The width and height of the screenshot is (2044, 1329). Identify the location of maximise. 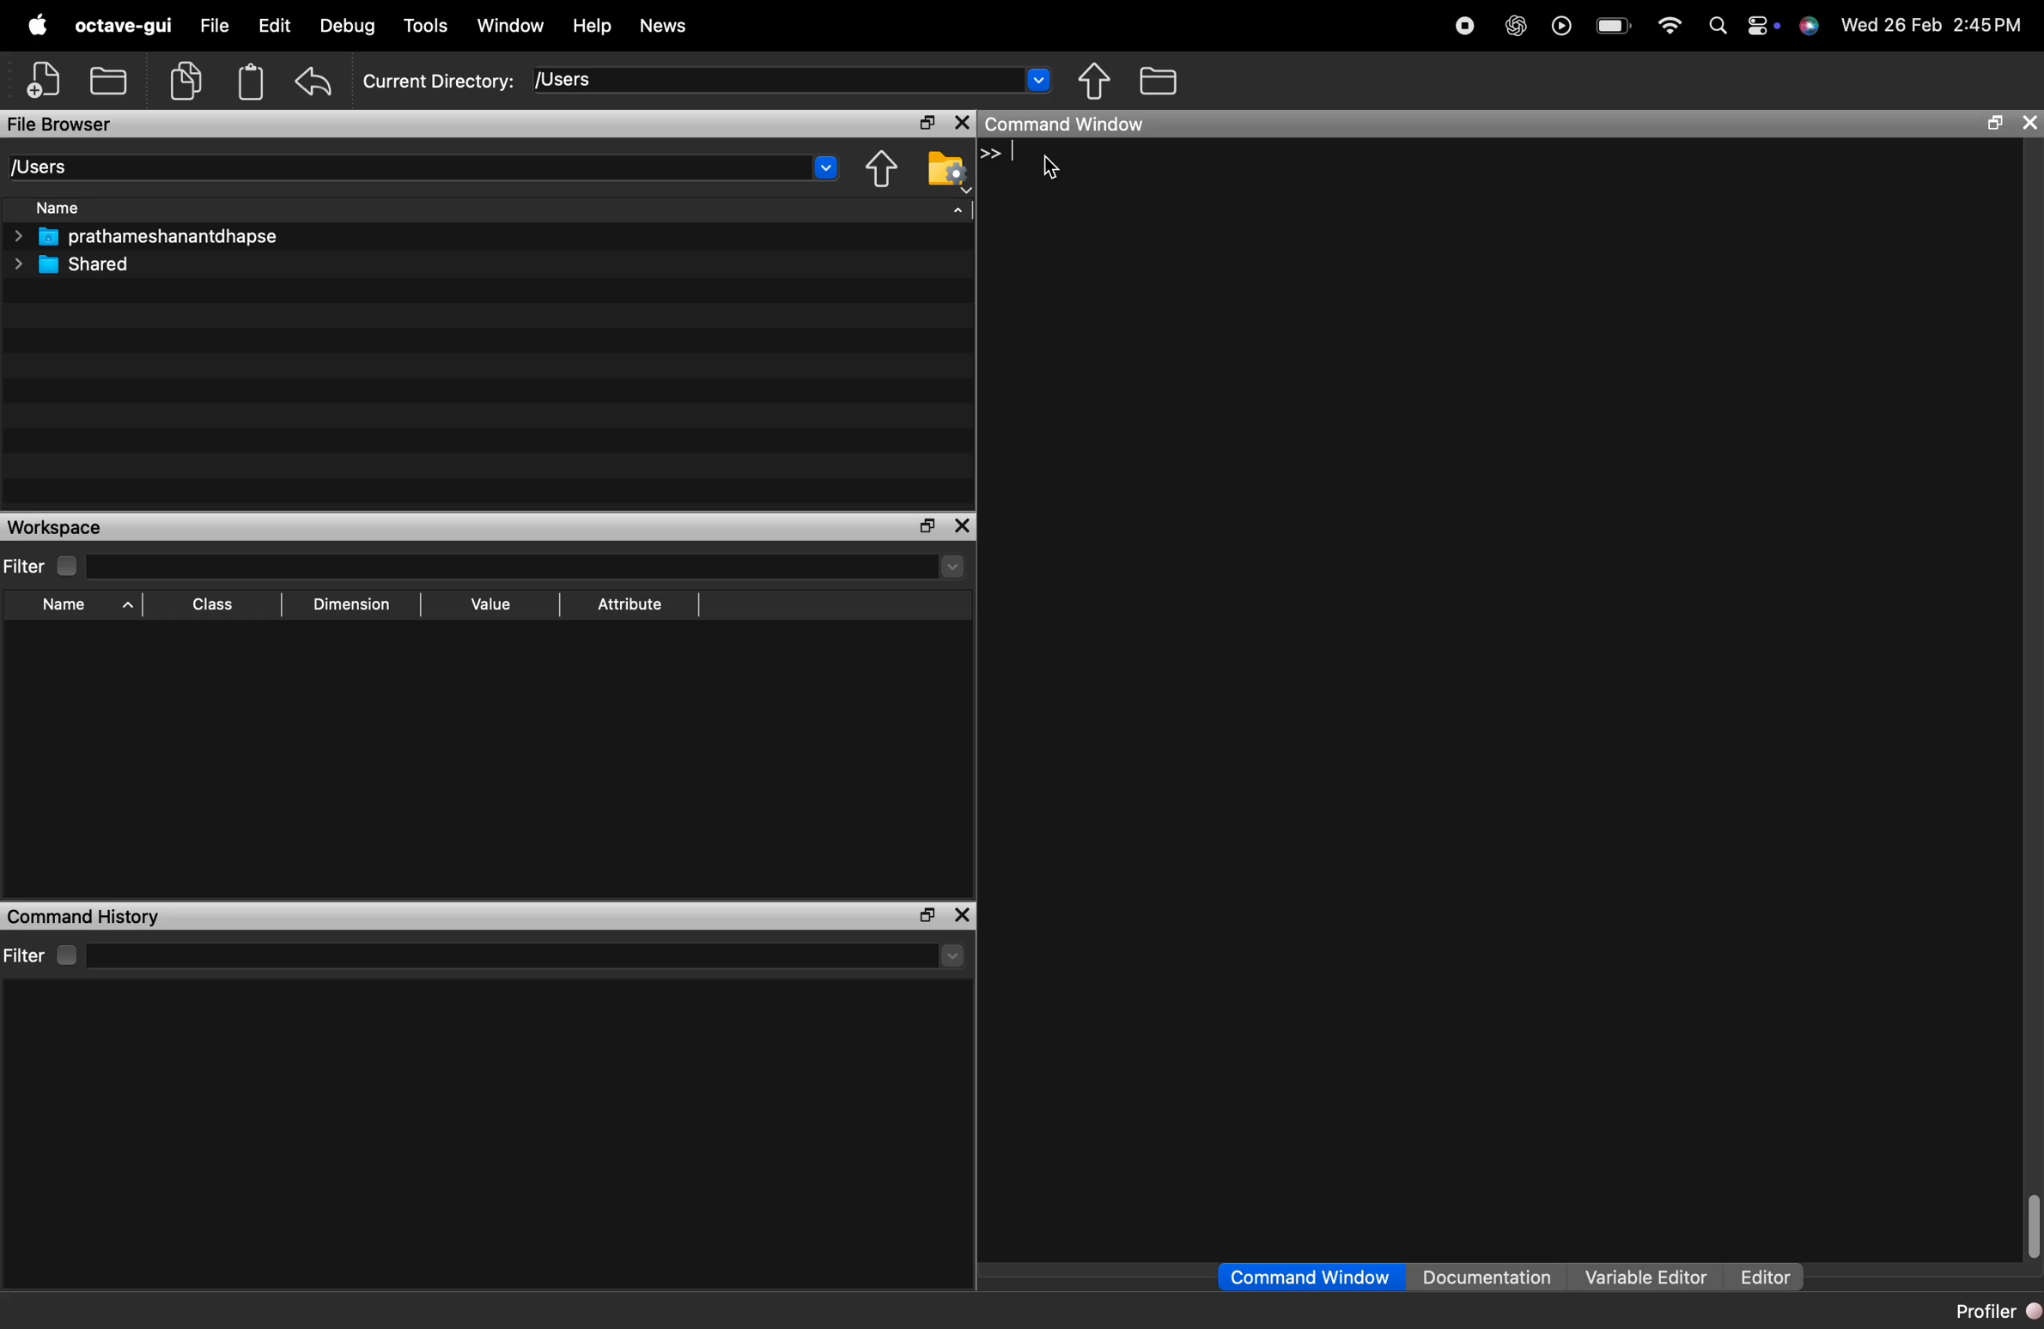
(921, 526).